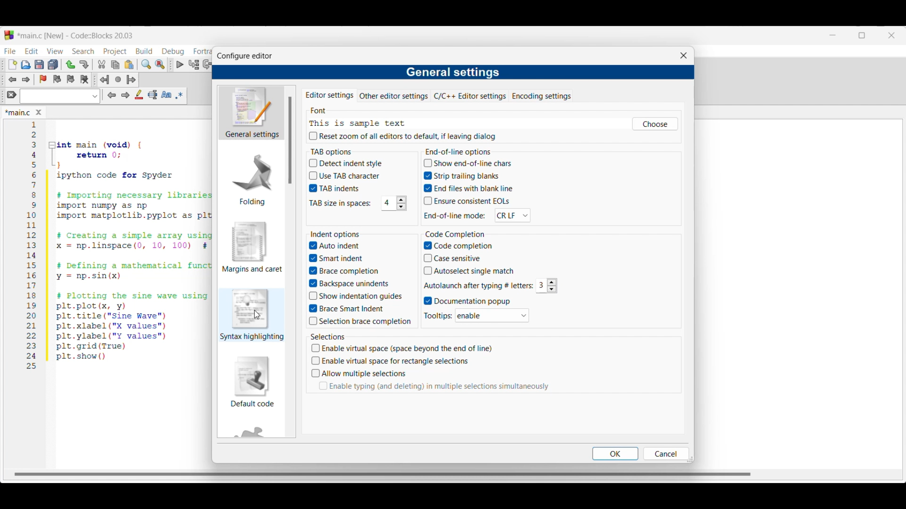 The width and height of the screenshot is (906, 509). Describe the element at coordinates (84, 80) in the screenshot. I see `Clear bookmarks` at that location.